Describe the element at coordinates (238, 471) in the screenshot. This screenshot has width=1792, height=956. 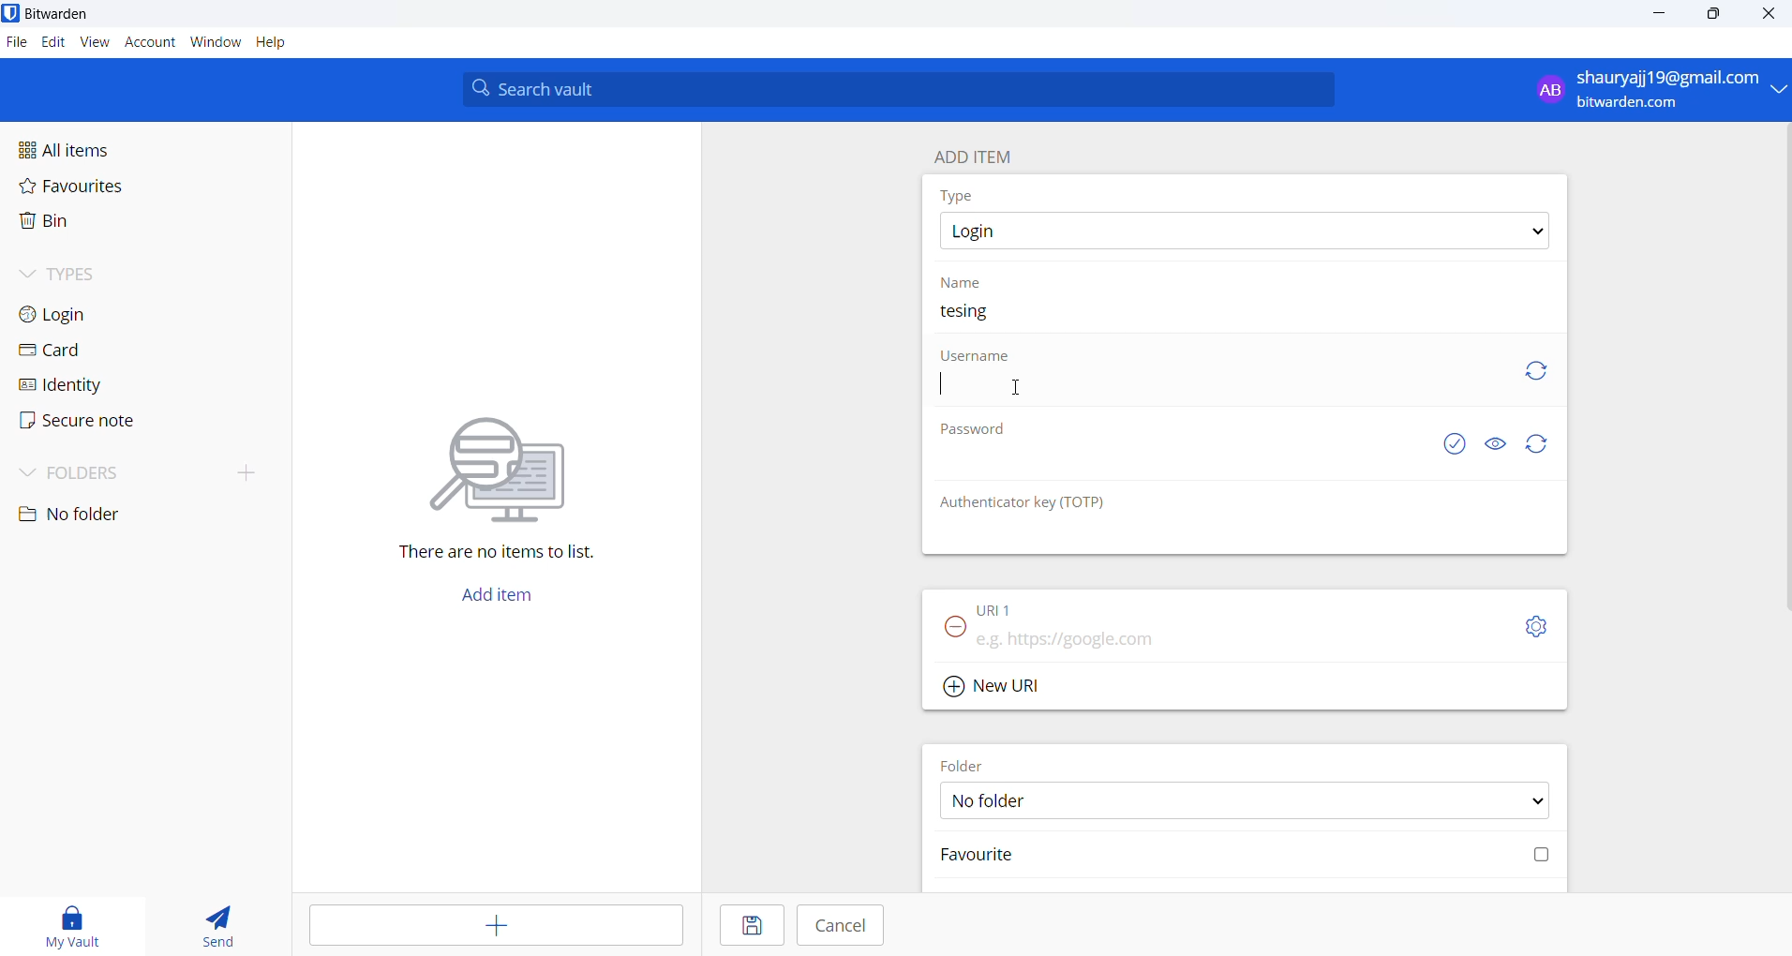
I see `add folder` at that location.